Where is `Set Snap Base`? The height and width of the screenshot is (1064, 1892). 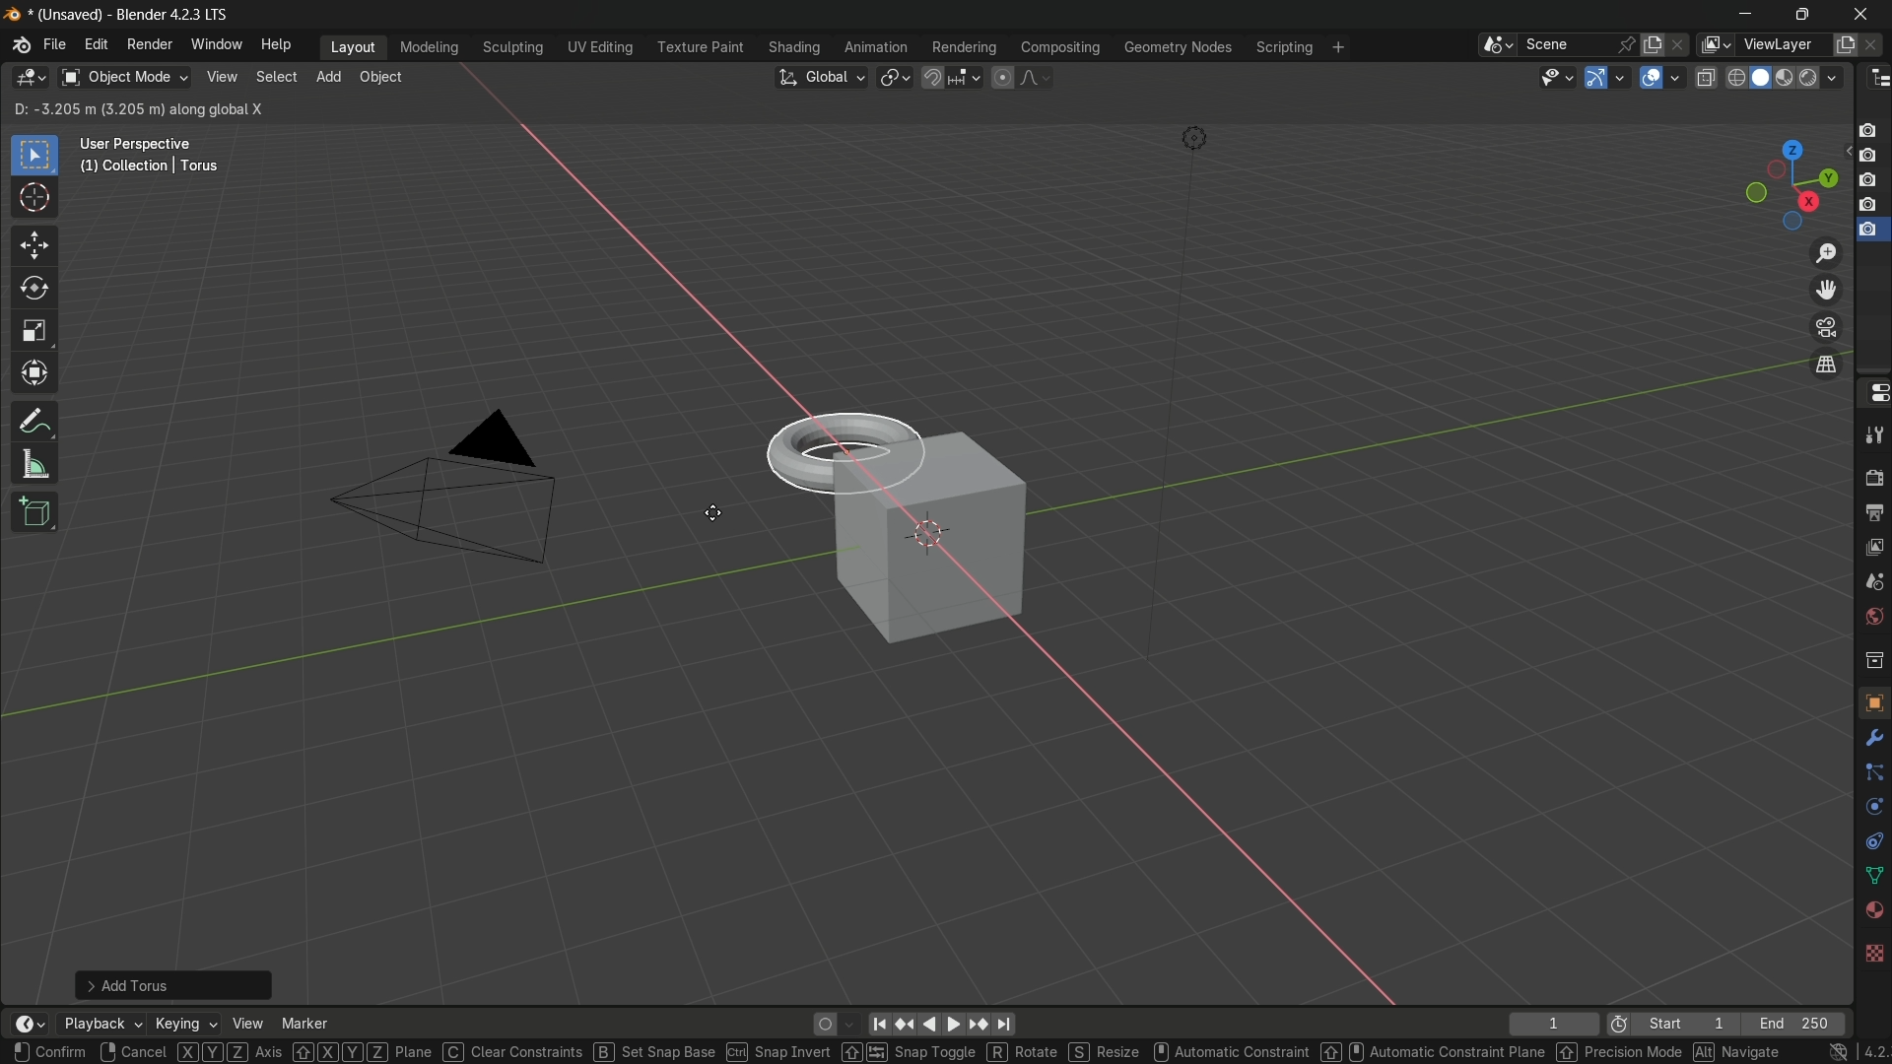 Set Snap Base is located at coordinates (654, 1052).